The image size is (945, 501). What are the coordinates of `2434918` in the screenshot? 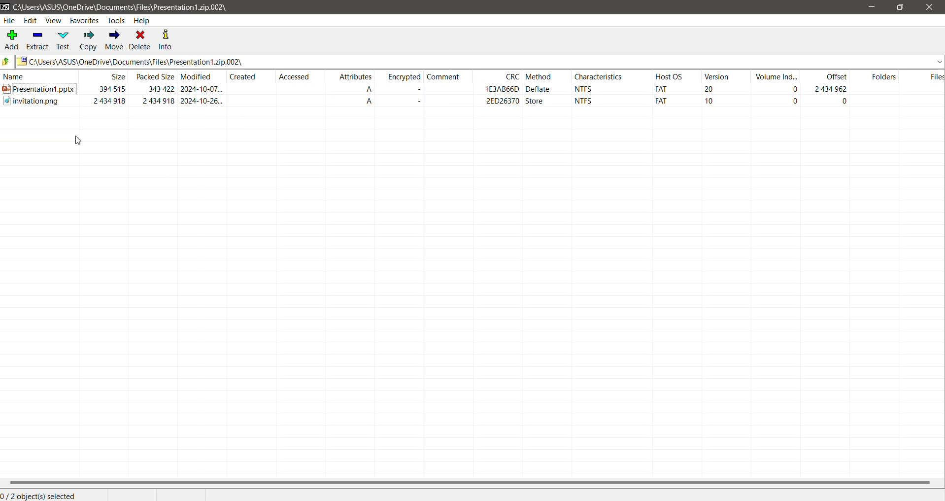 It's located at (109, 101).